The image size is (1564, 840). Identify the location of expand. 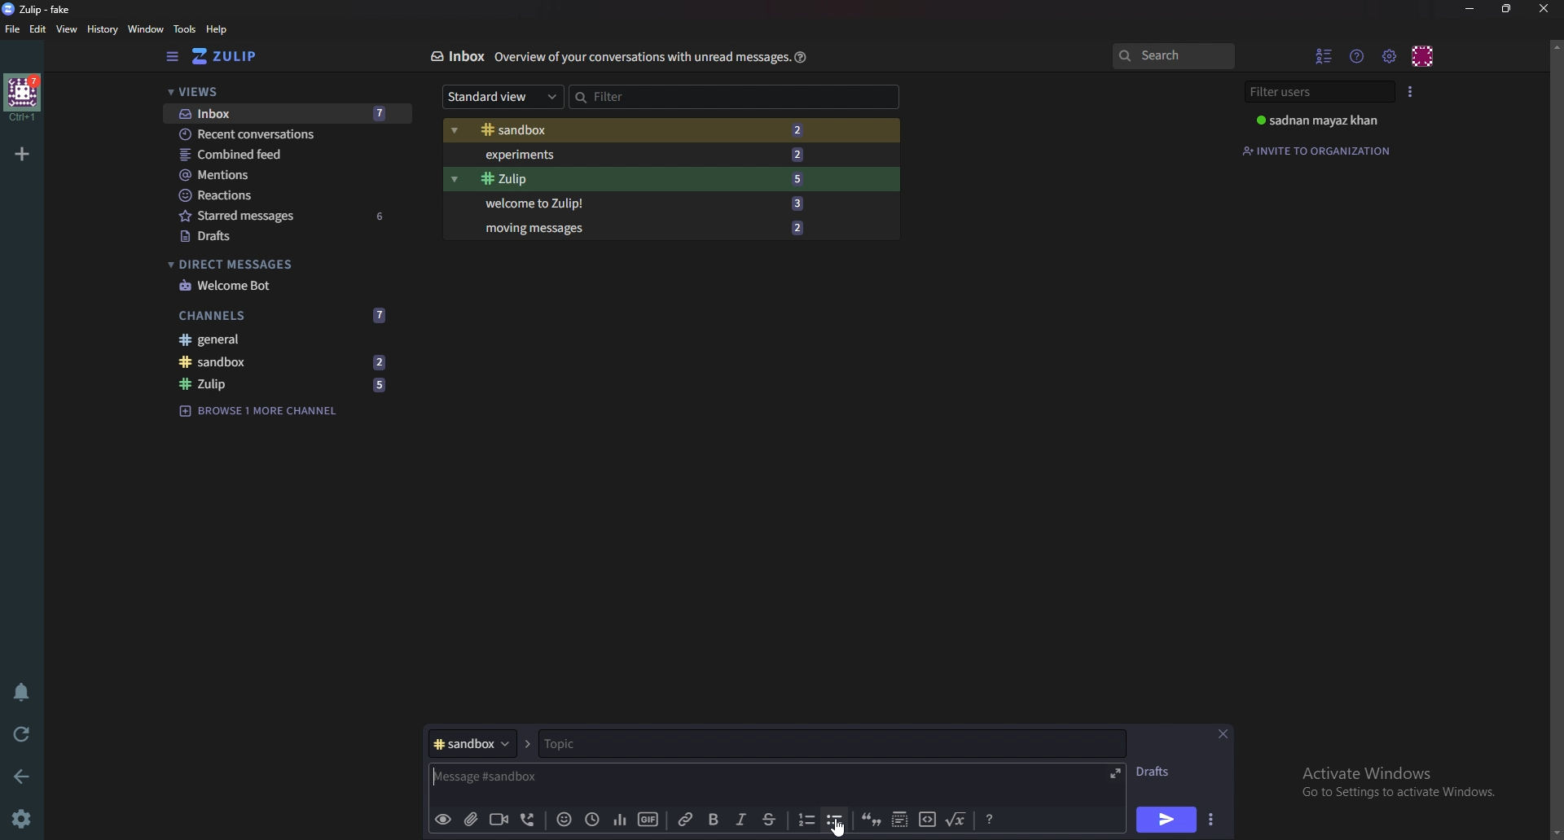
(1113, 773).